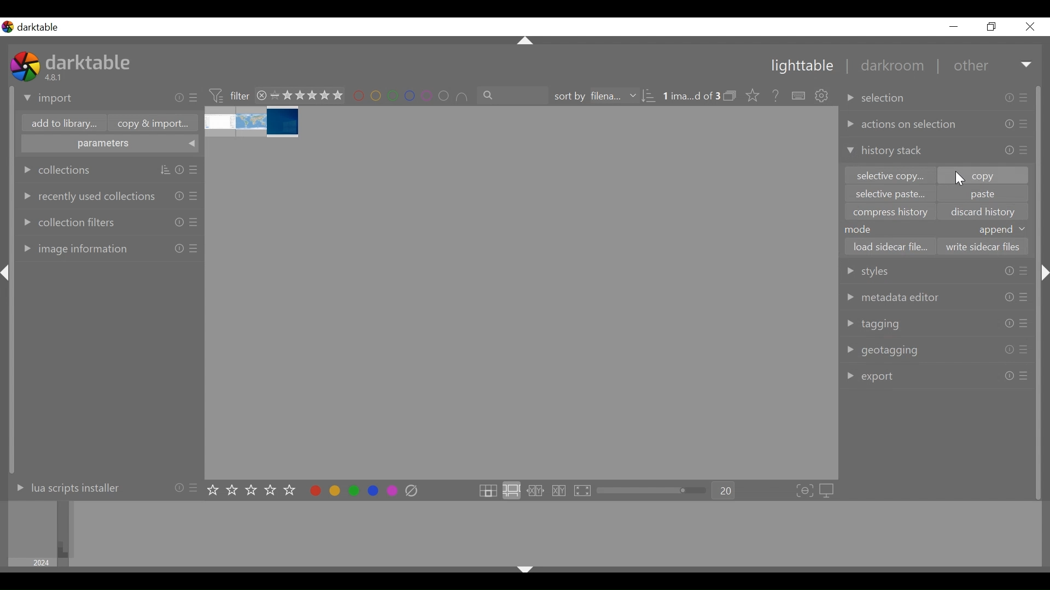 Image resolution: width=1050 pixels, height=590 pixels. What do you see at coordinates (1046, 273) in the screenshot?
I see `Collapse ` at bounding box center [1046, 273].